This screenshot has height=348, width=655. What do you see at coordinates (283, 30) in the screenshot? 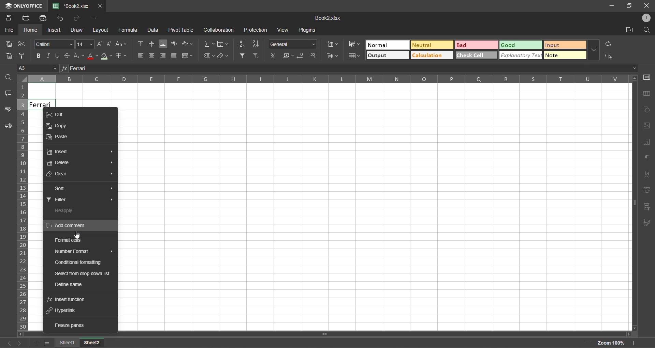
I see `view` at bounding box center [283, 30].